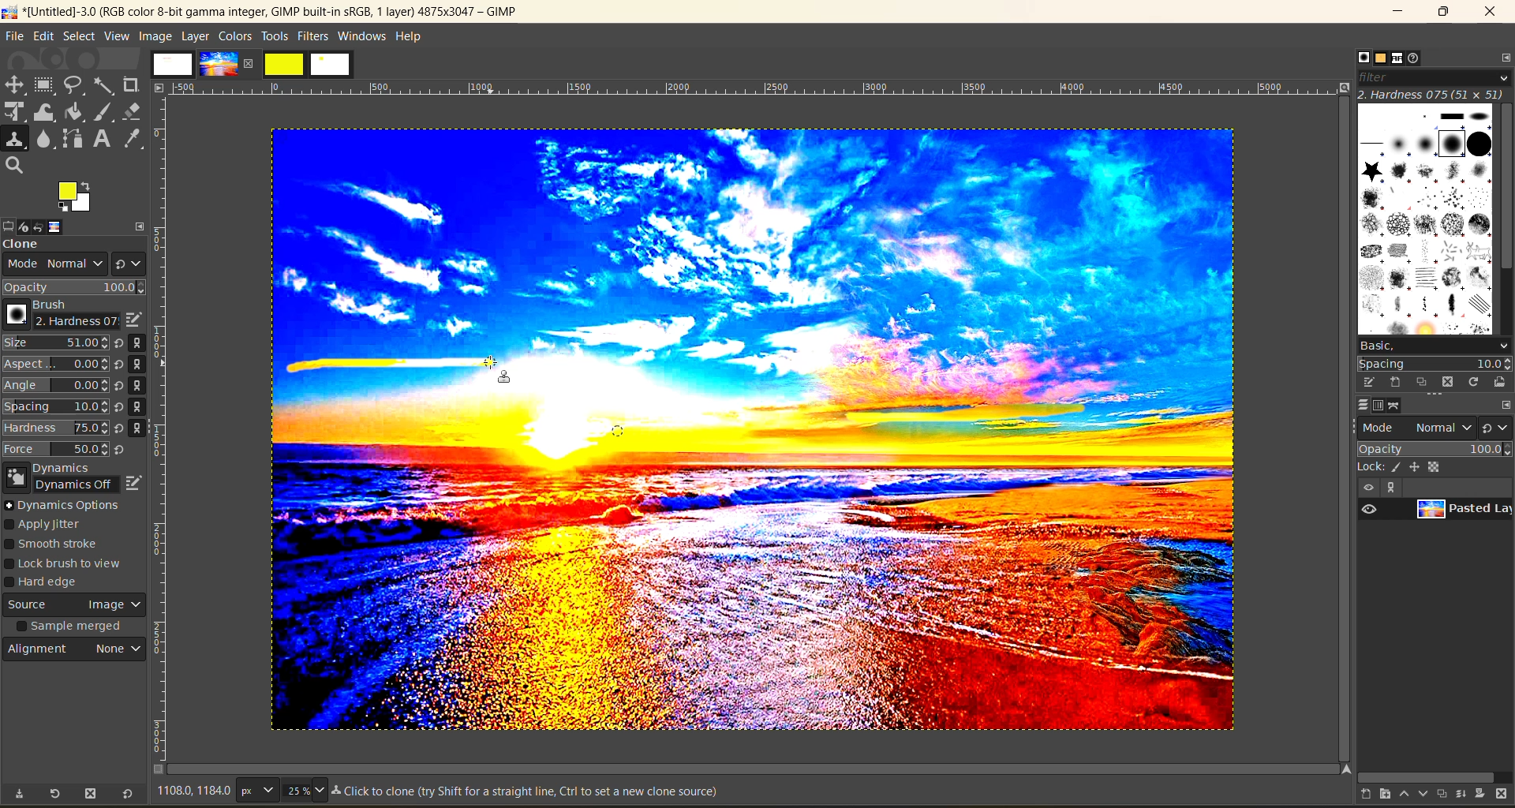 Image resolution: width=1515 pixels, height=808 pixels. I want to click on edit, so click(43, 36).